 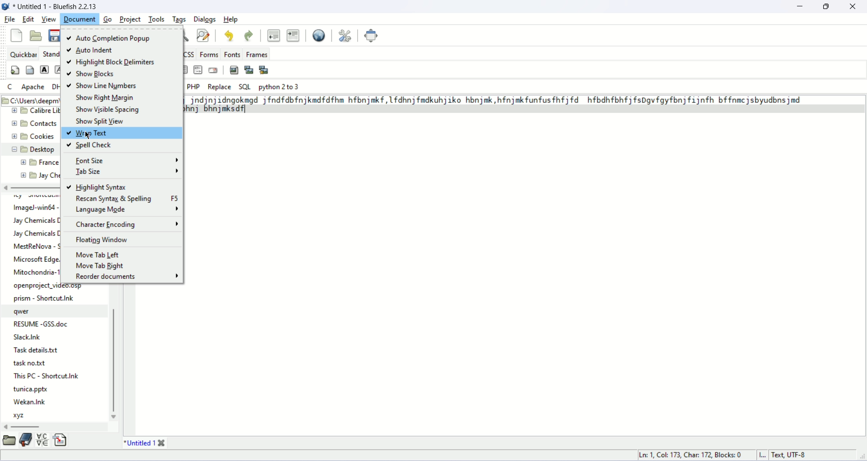 I want to click on edit preferences, so click(x=347, y=36).